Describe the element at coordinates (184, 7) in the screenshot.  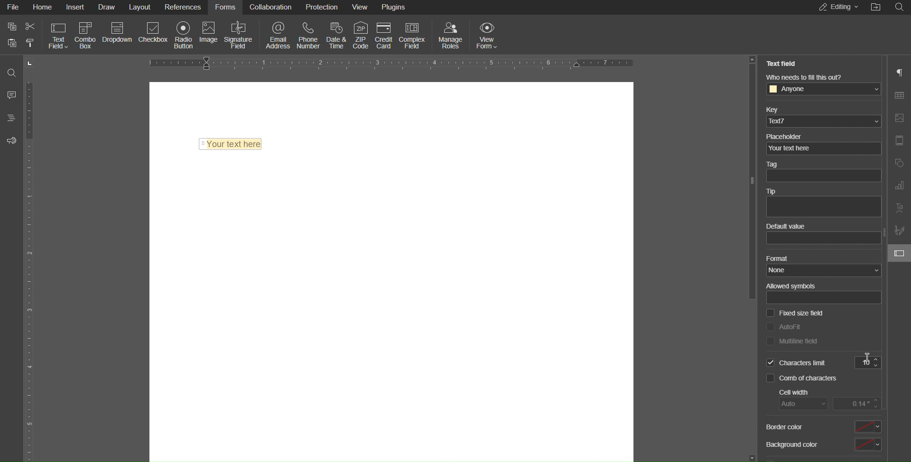
I see `References` at that location.